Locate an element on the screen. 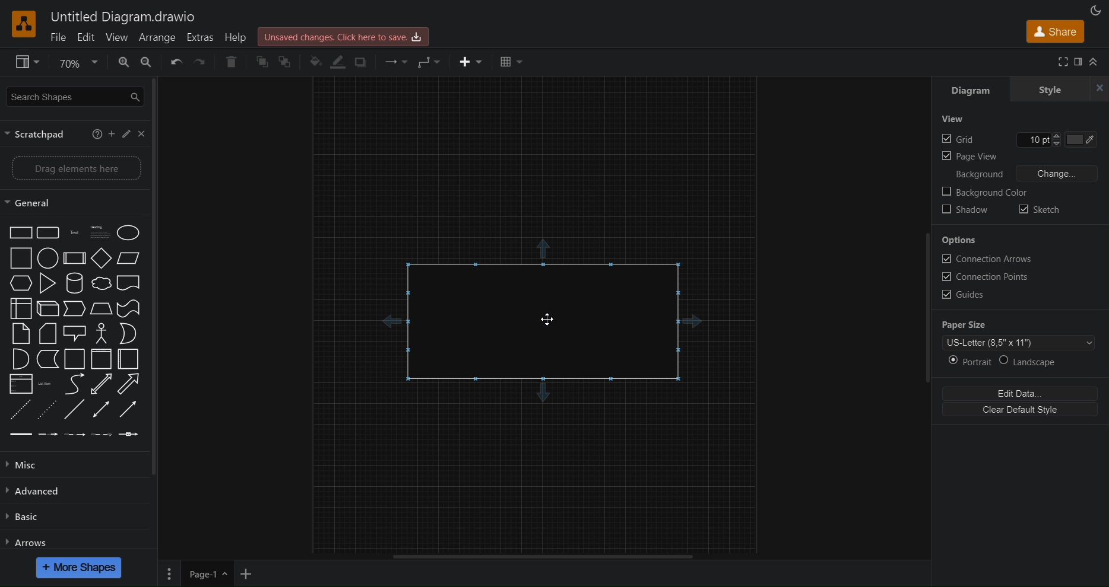 The image size is (1109, 587). Undo is located at coordinates (176, 64).